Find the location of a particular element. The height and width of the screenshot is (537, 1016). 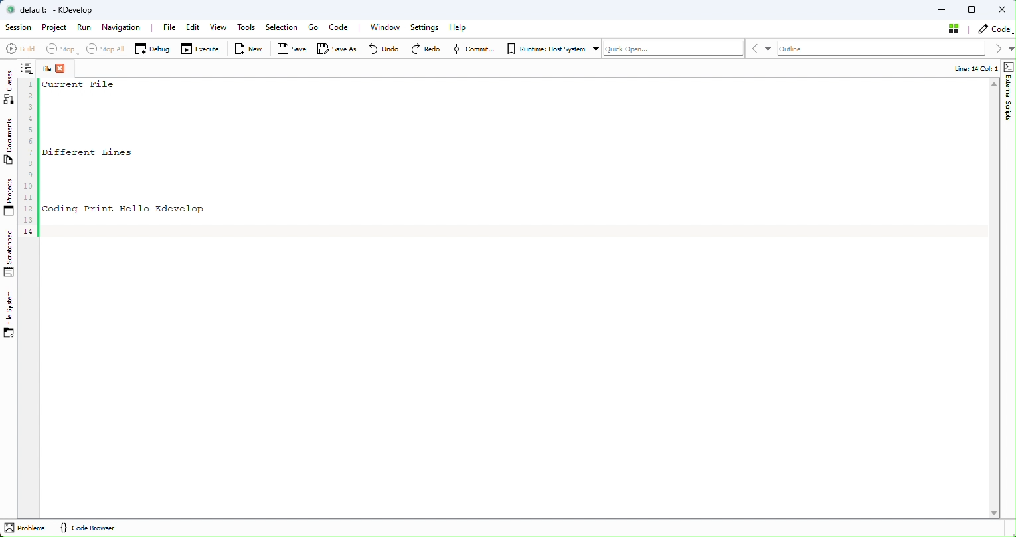

Code is located at coordinates (994, 29).